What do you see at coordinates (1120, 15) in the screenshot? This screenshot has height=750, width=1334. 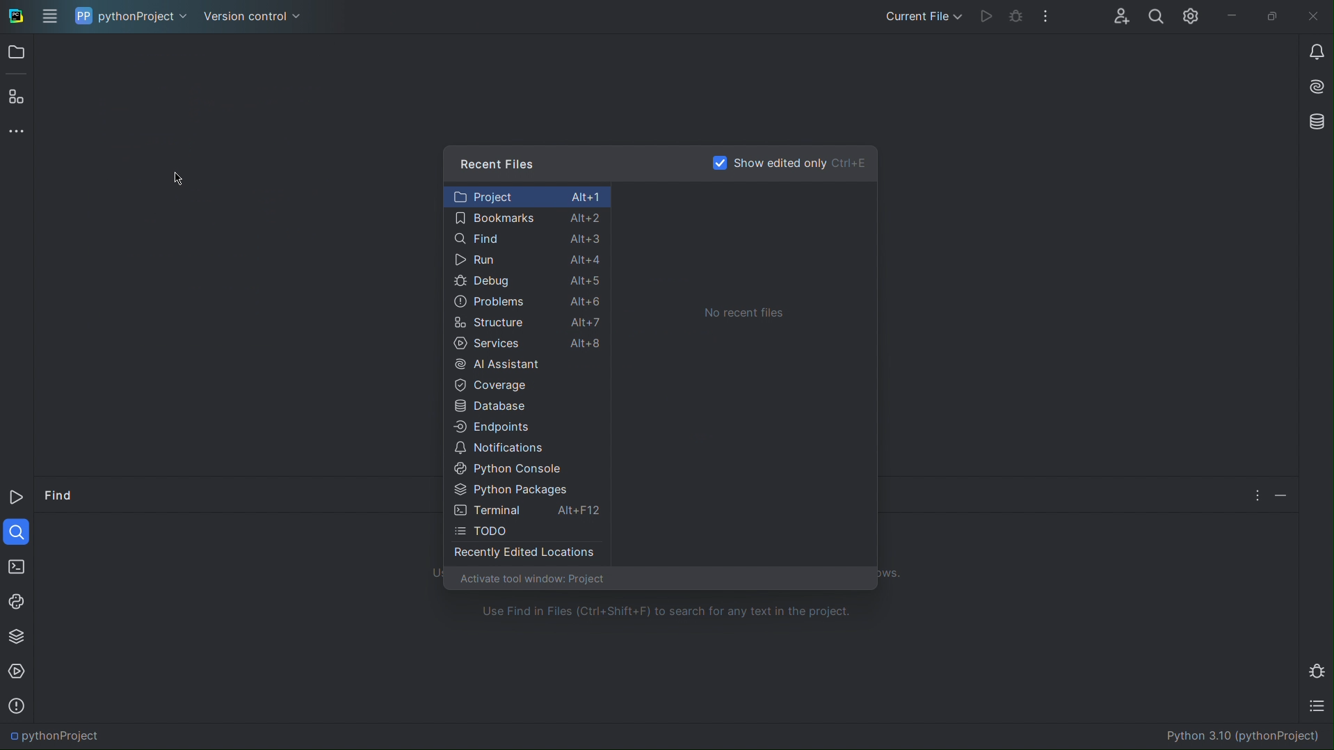 I see `Account` at bounding box center [1120, 15].